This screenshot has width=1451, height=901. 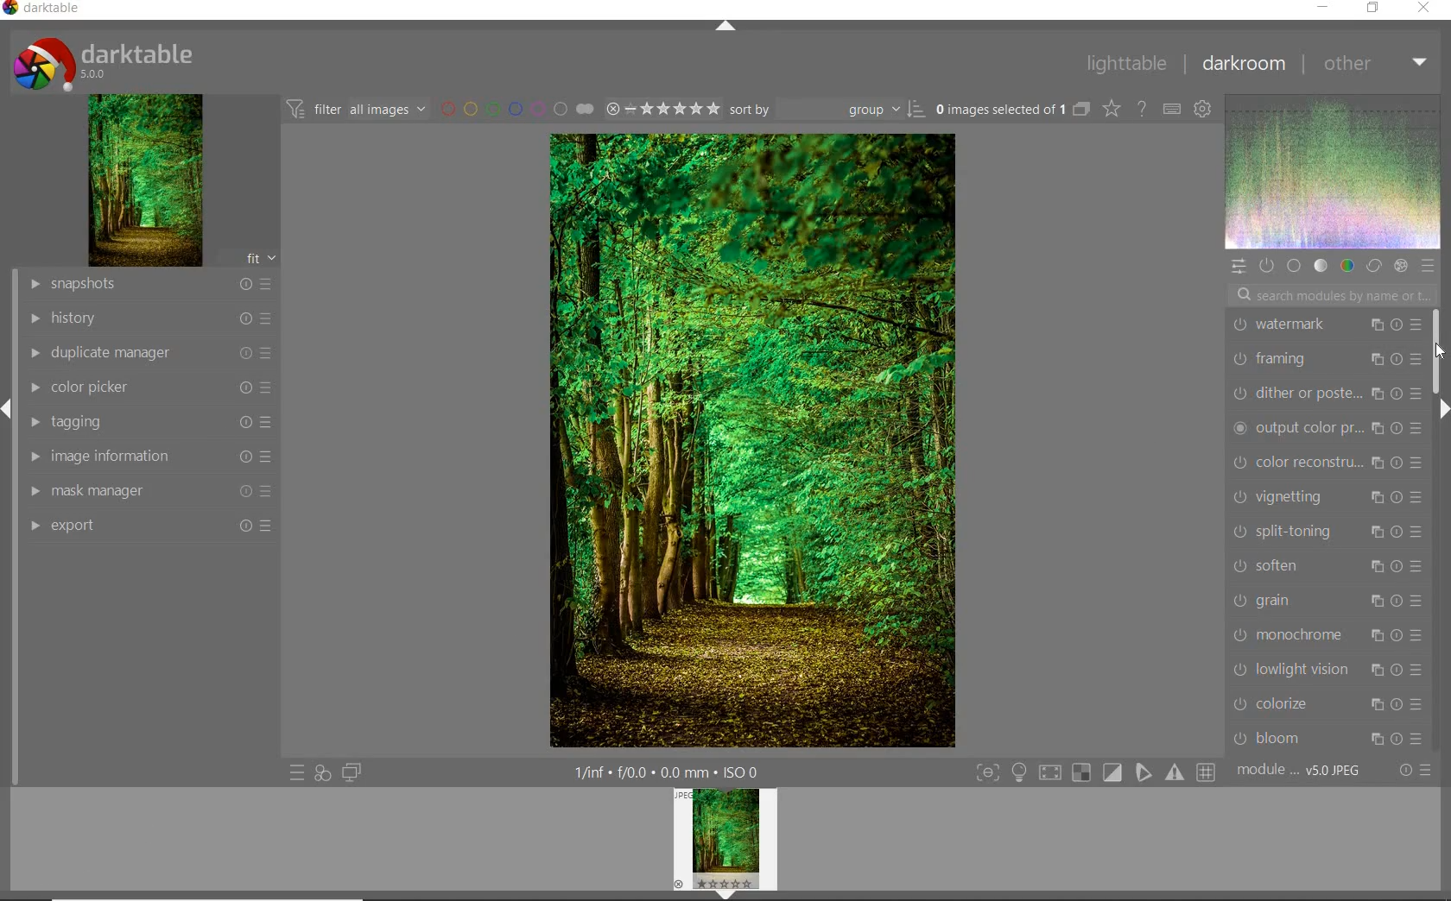 I want to click on SNAPSHOT, so click(x=149, y=283).